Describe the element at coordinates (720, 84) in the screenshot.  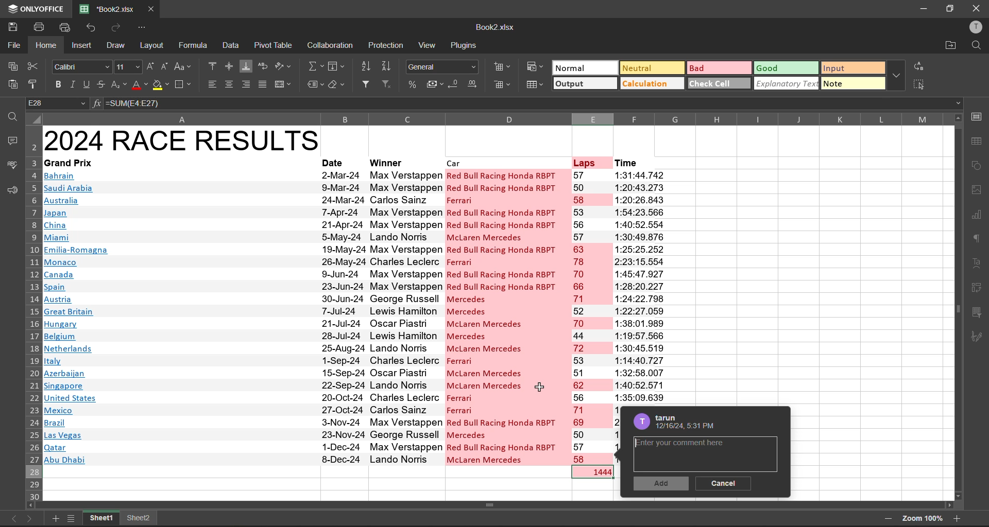
I see `check cell` at that location.